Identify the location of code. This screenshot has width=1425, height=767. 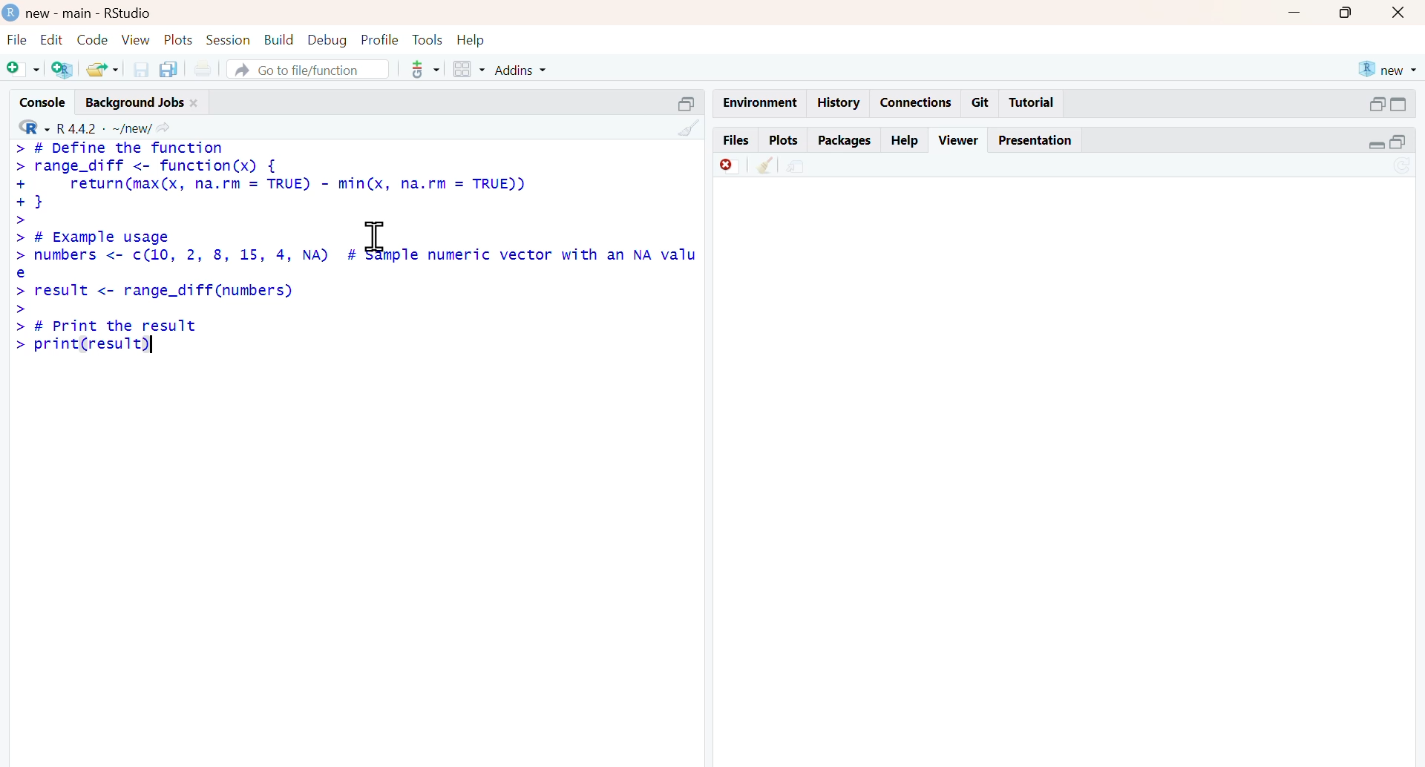
(94, 40).